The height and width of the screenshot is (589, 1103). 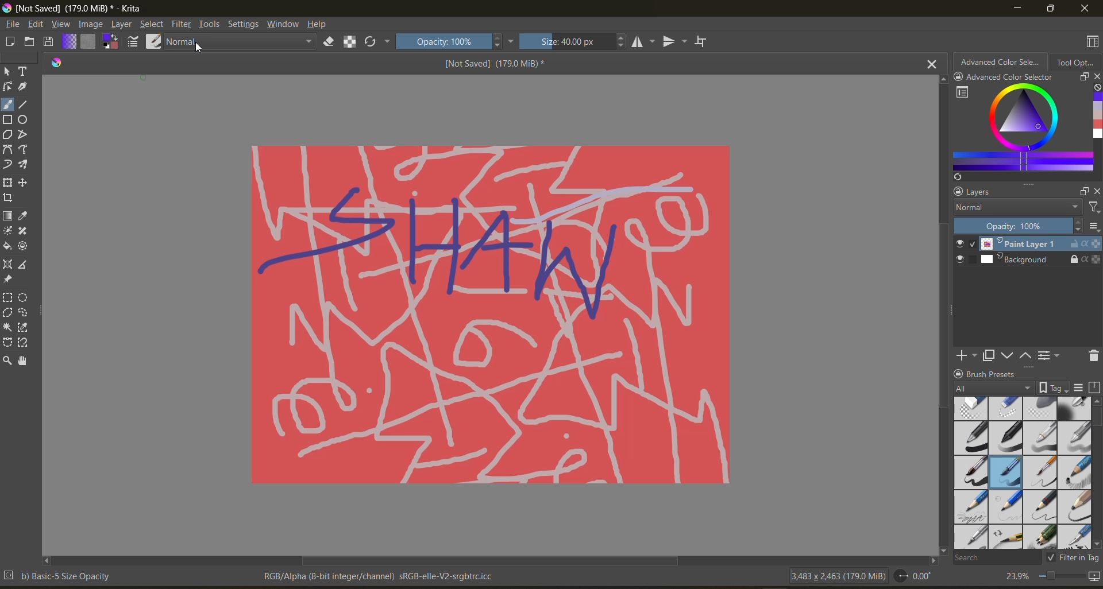 I want to click on cursor, so click(x=197, y=50).